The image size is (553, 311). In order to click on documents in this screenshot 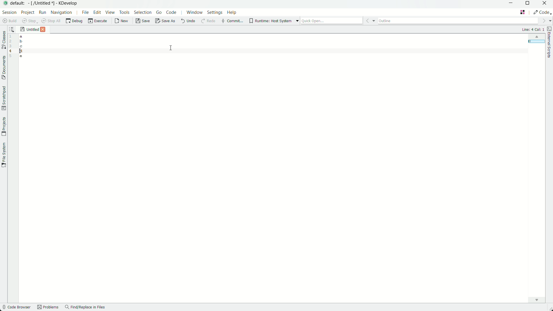, I will do `click(3, 68)`.